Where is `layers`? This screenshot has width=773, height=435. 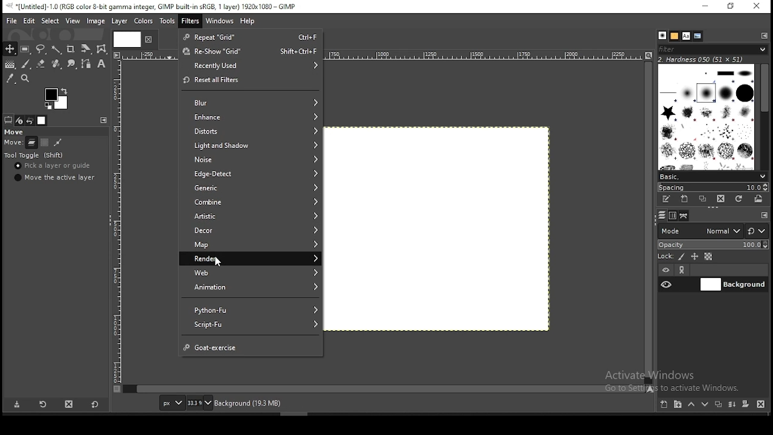
layers is located at coordinates (662, 214).